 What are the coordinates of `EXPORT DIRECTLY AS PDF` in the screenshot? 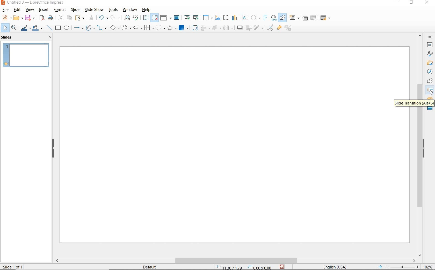 It's located at (42, 17).